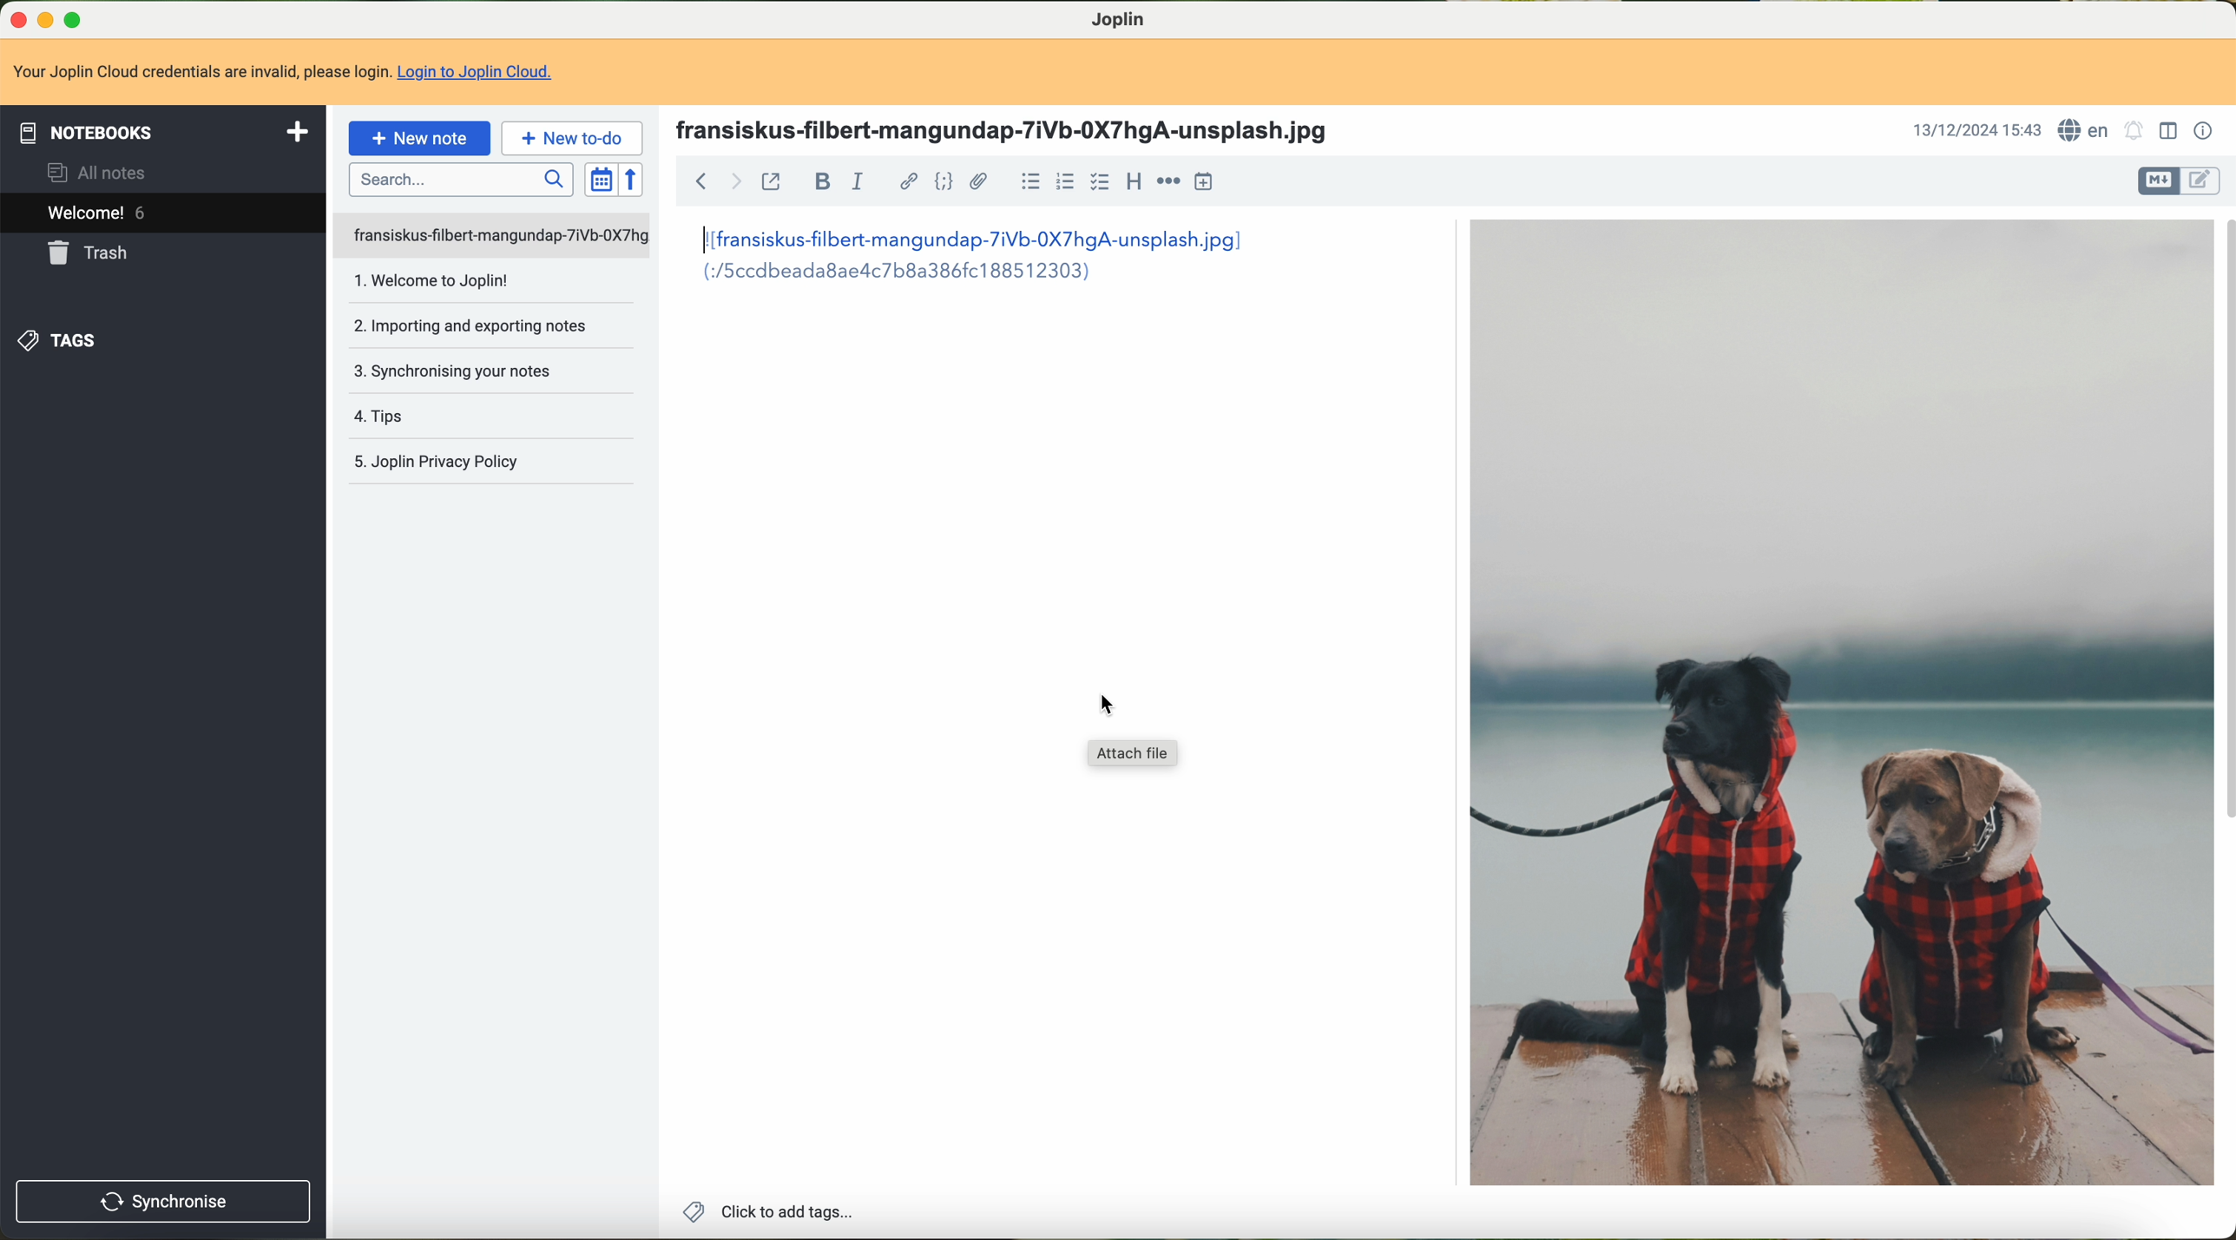 The width and height of the screenshot is (2236, 1240). What do you see at coordinates (774, 1212) in the screenshot?
I see `click add to tags` at bounding box center [774, 1212].